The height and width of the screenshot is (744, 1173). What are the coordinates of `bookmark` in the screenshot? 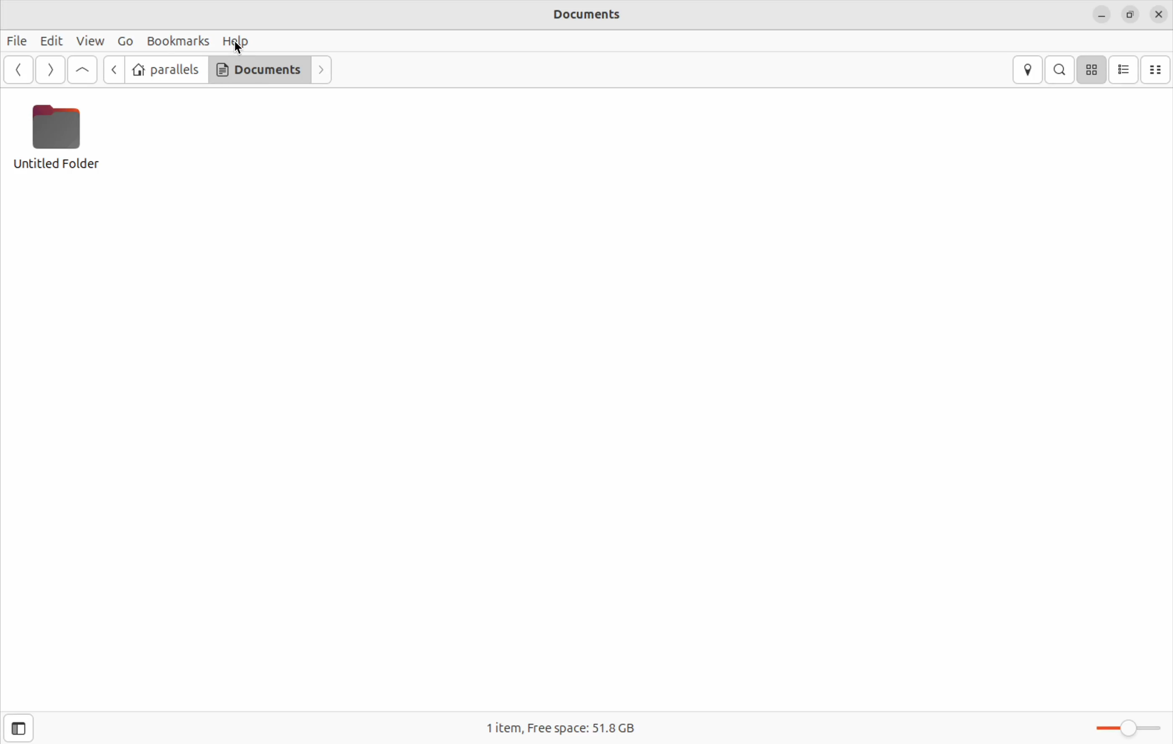 It's located at (178, 40).